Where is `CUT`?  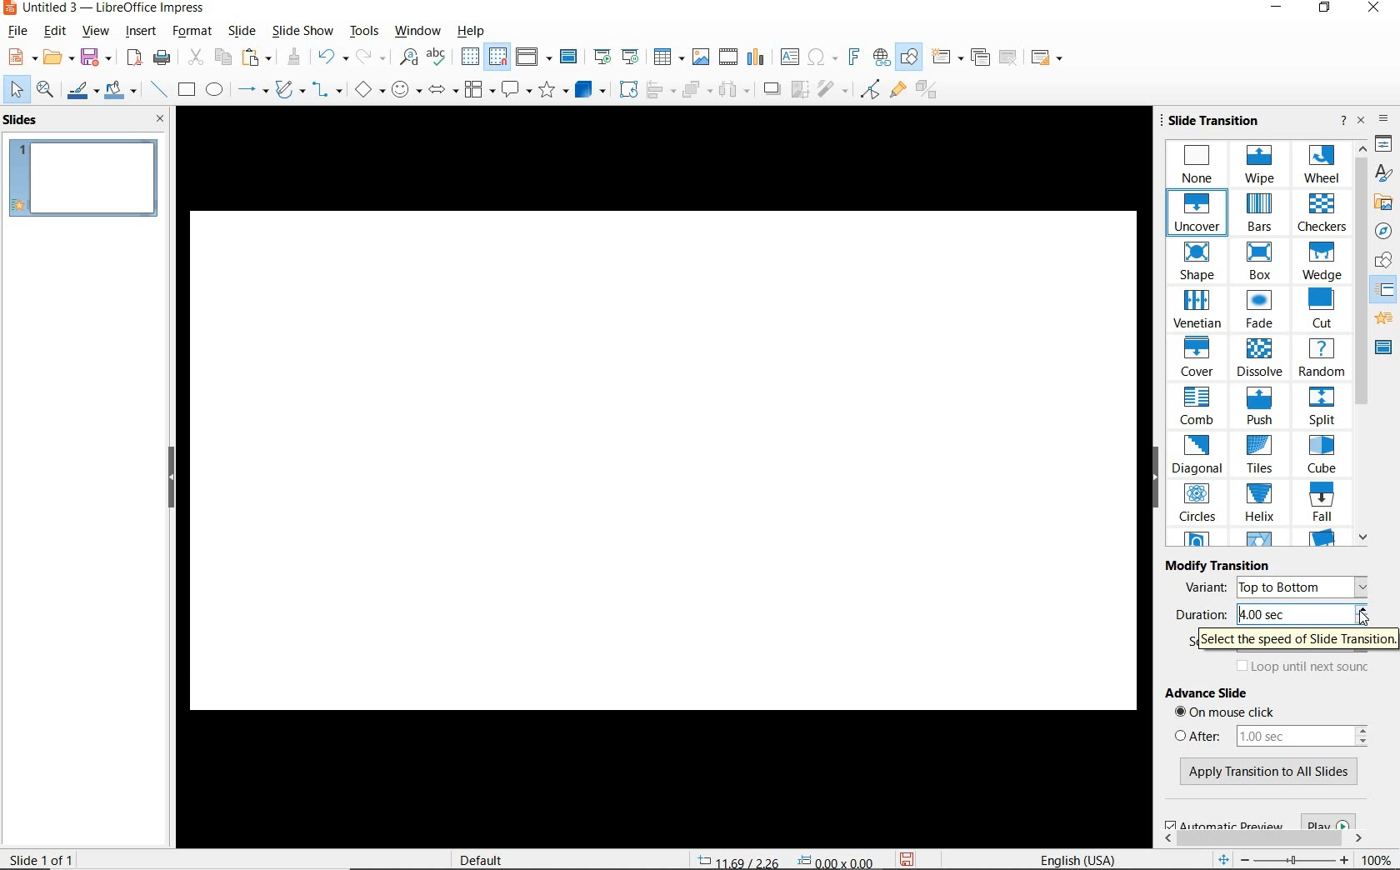 CUT is located at coordinates (195, 56).